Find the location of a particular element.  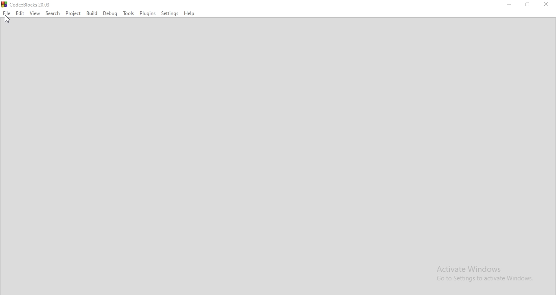

File is located at coordinates (7, 13).